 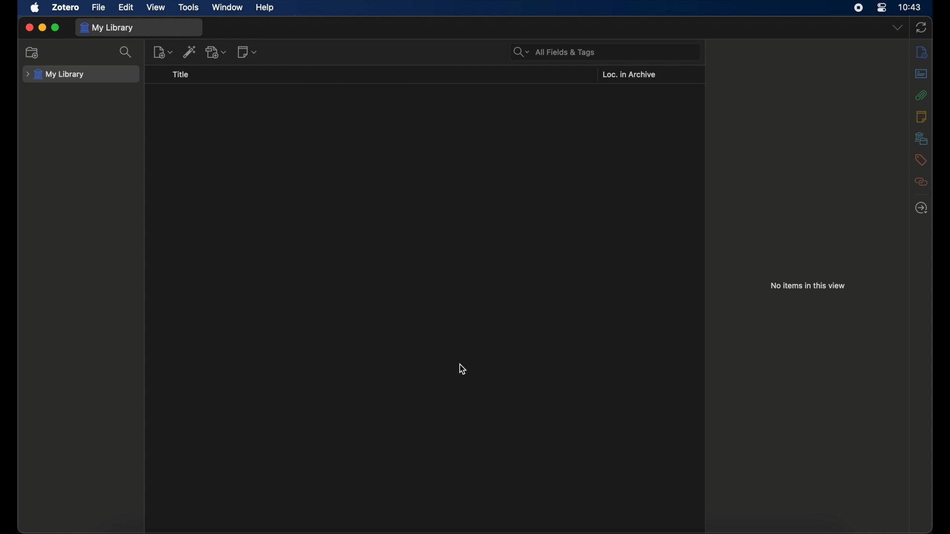 I want to click on tags, so click(x=921, y=159).